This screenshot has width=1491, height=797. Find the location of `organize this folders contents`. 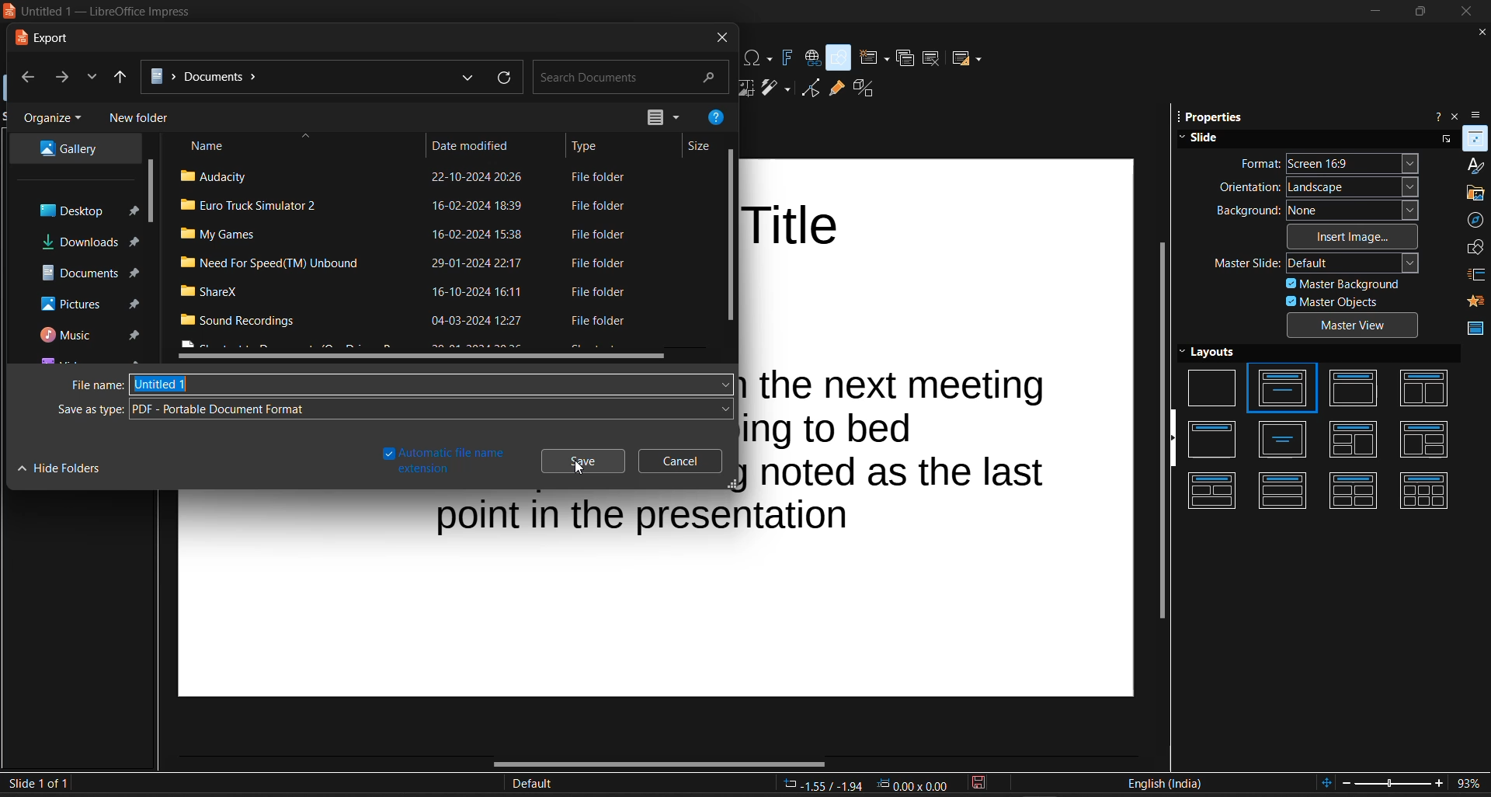

organize this folders contents is located at coordinates (54, 119).